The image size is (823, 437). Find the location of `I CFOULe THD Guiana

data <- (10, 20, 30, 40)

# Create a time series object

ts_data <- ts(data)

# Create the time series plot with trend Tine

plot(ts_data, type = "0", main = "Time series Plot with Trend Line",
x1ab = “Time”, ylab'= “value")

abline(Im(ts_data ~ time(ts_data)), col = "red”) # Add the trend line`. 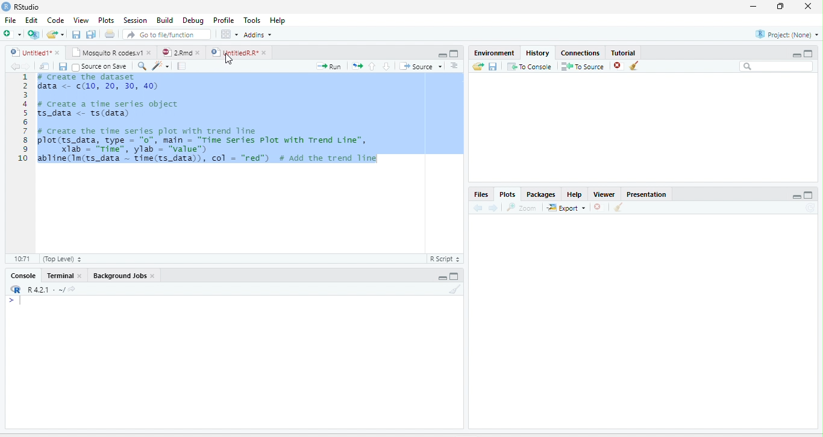

I CFOULe THD Guiana

data <- (10, 20, 30, 40)

# Create a time series object

ts_data <- ts(data)

# Create the time series plot with trend Tine

plot(ts_data, type = "0", main = "Time series Plot with Trend Line",
x1ab = “Time”, ylab'= “value")

abline(Im(ts_data ~ time(ts_data)), col = "red”) # Add the trend line is located at coordinates (209, 120).